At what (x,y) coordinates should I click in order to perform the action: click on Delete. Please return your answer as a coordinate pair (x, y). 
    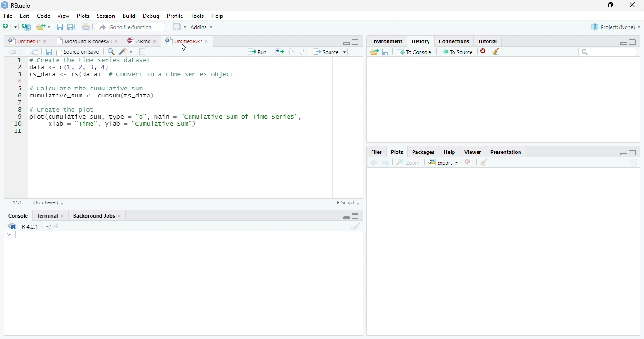
    Looking at the image, I should click on (468, 162).